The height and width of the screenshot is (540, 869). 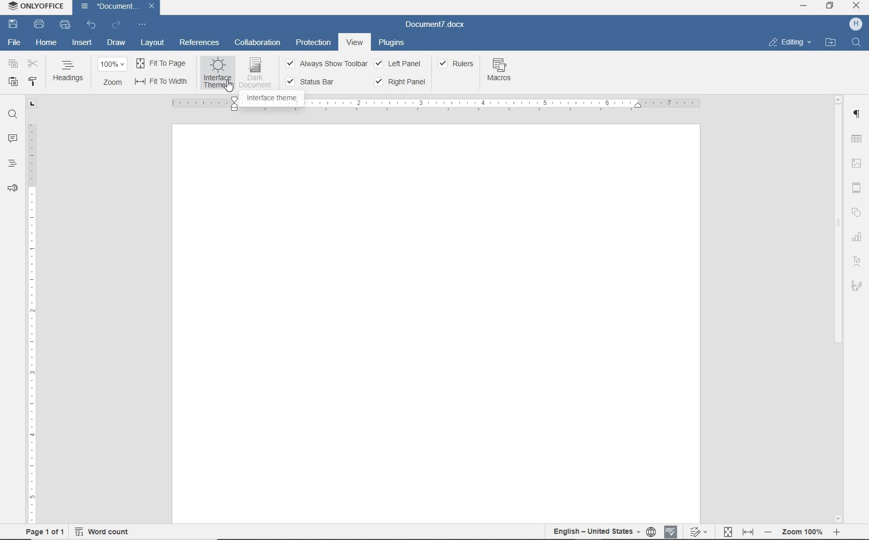 What do you see at coordinates (48, 42) in the screenshot?
I see `HOME` at bounding box center [48, 42].